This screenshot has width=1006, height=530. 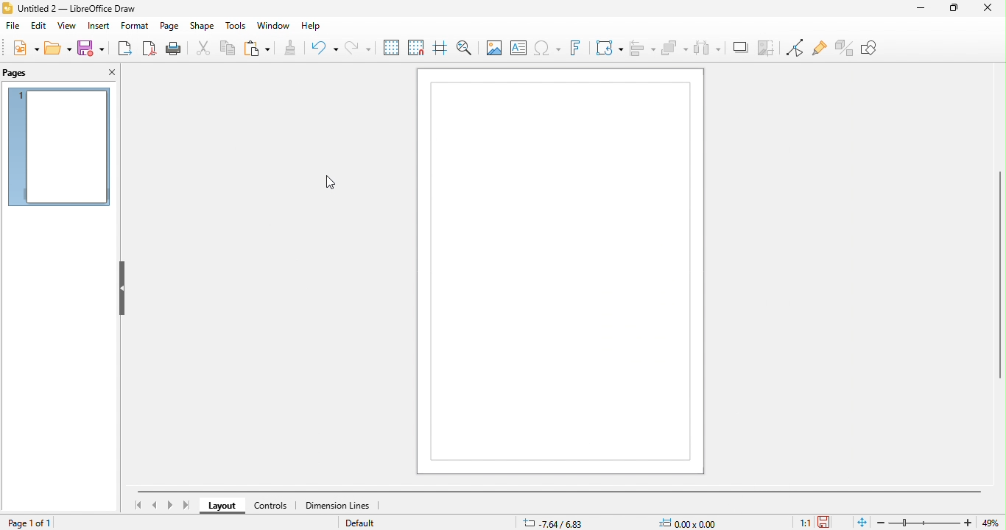 What do you see at coordinates (136, 504) in the screenshot?
I see `first page` at bounding box center [136, 504].